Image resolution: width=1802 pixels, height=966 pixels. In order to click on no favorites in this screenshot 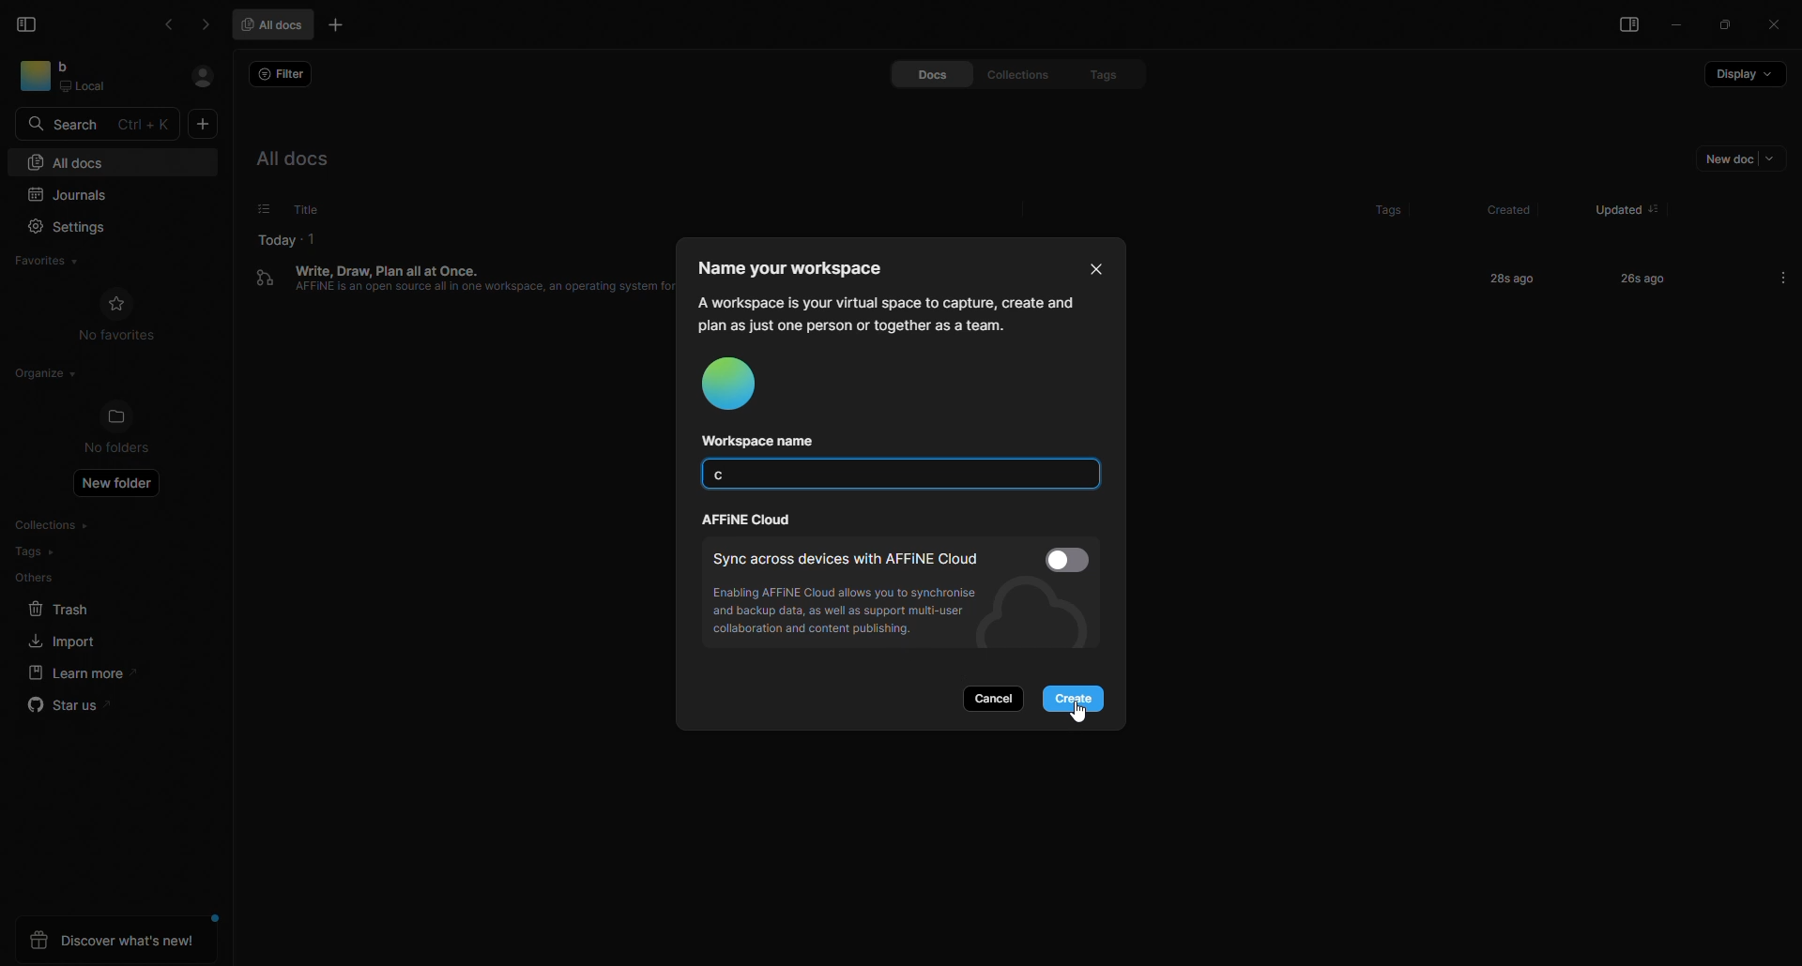, I will do `click(118, 315)`.